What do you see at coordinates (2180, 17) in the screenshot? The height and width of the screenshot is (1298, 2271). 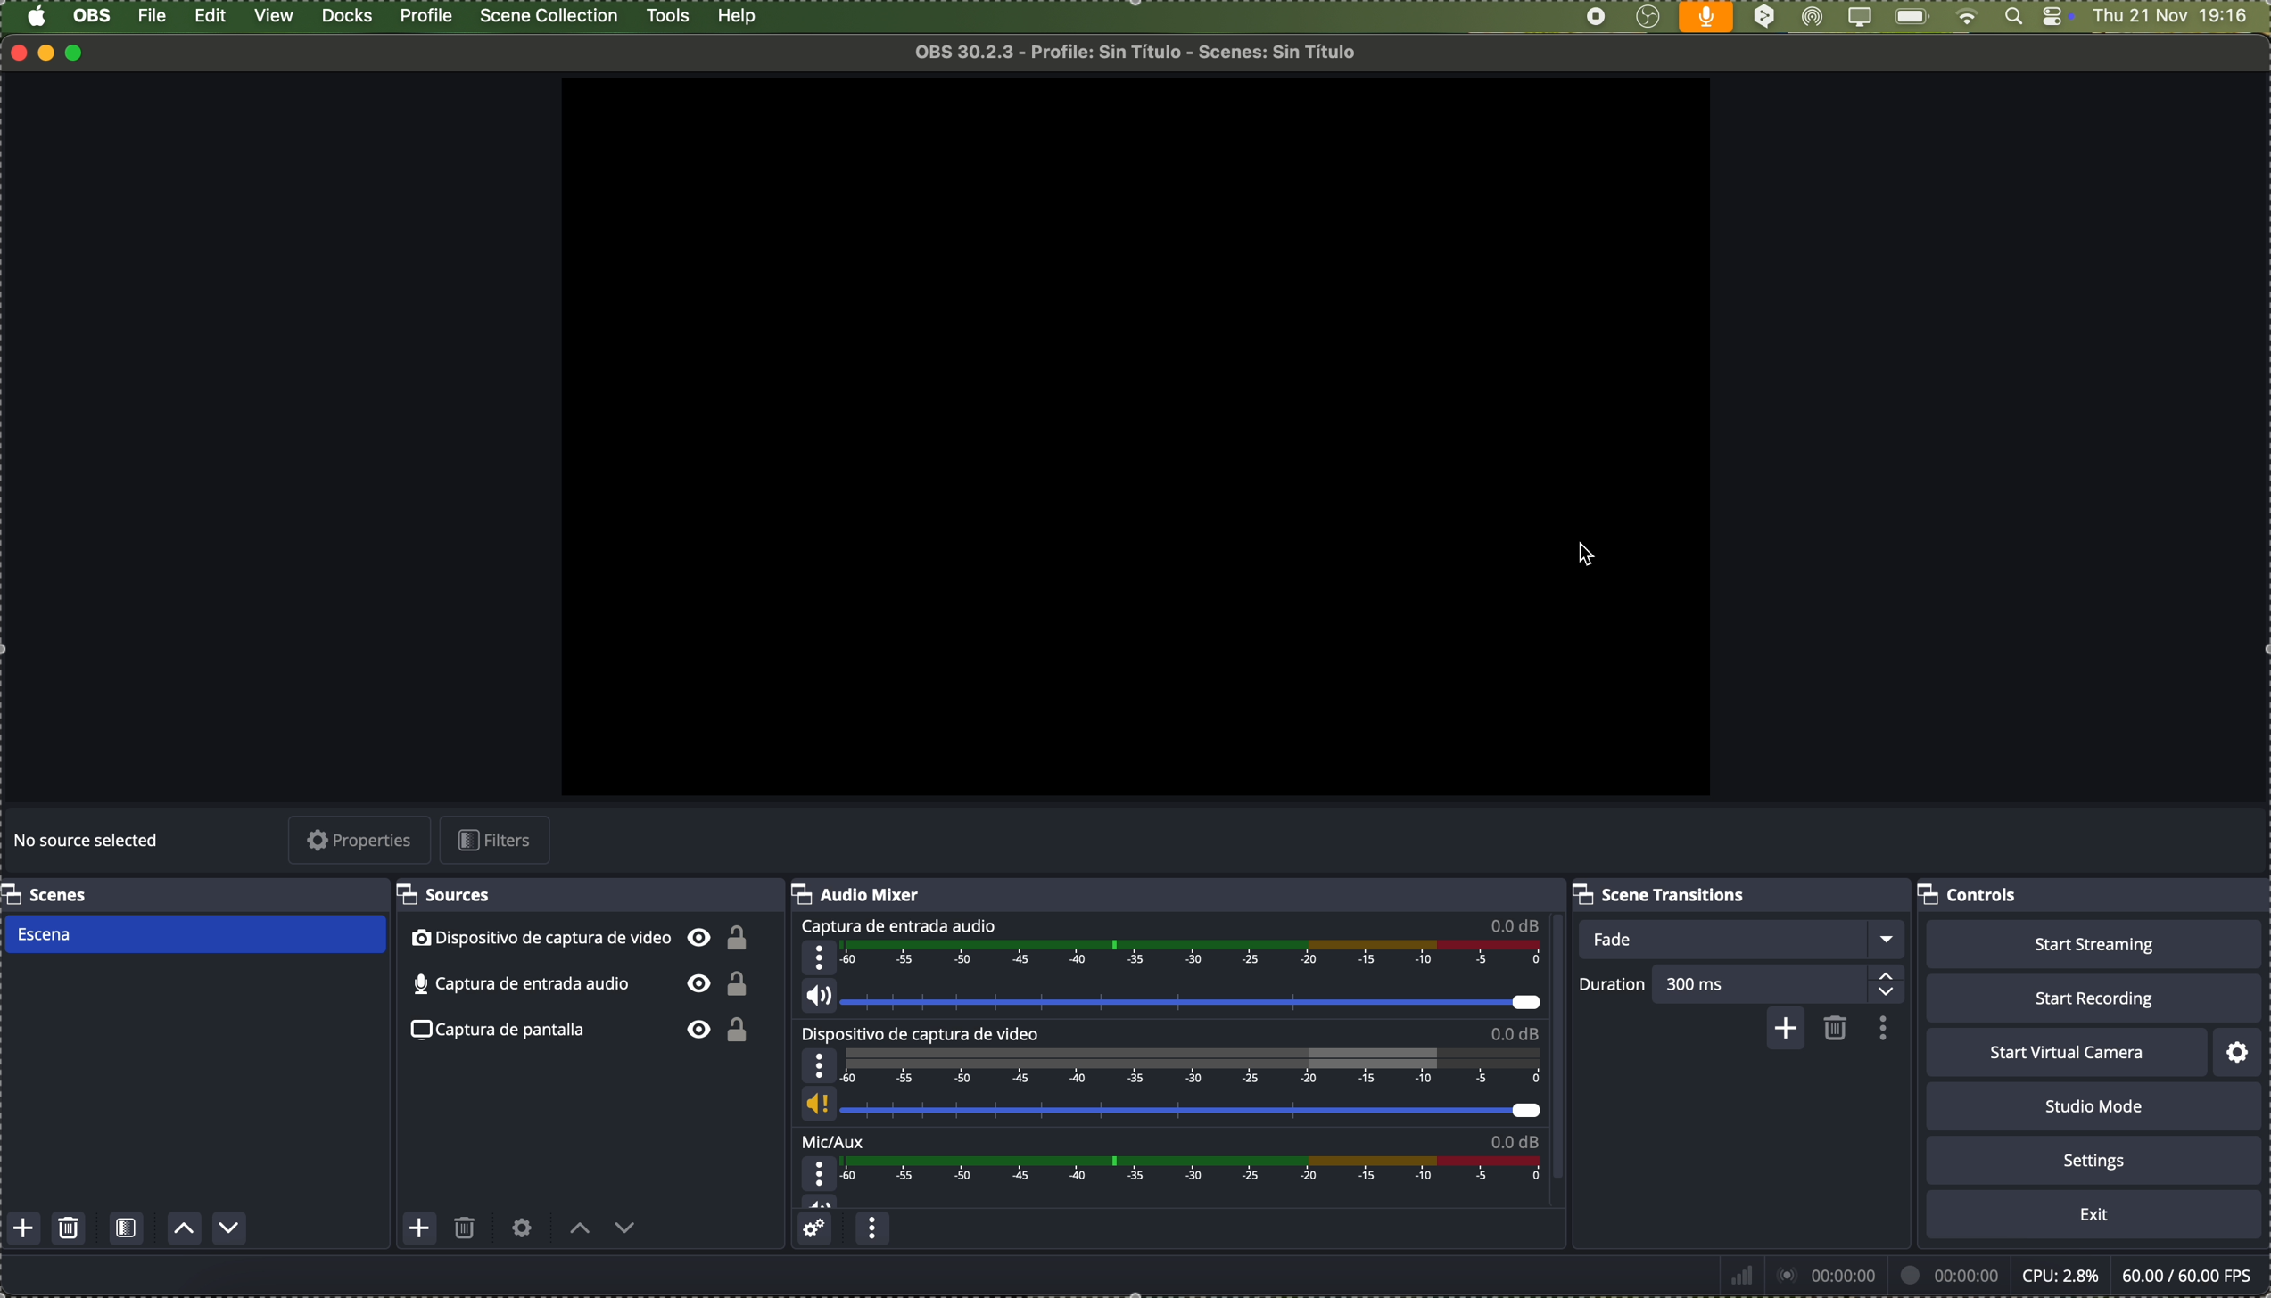 I see `date and hour` at bounding box center [2180, 17].